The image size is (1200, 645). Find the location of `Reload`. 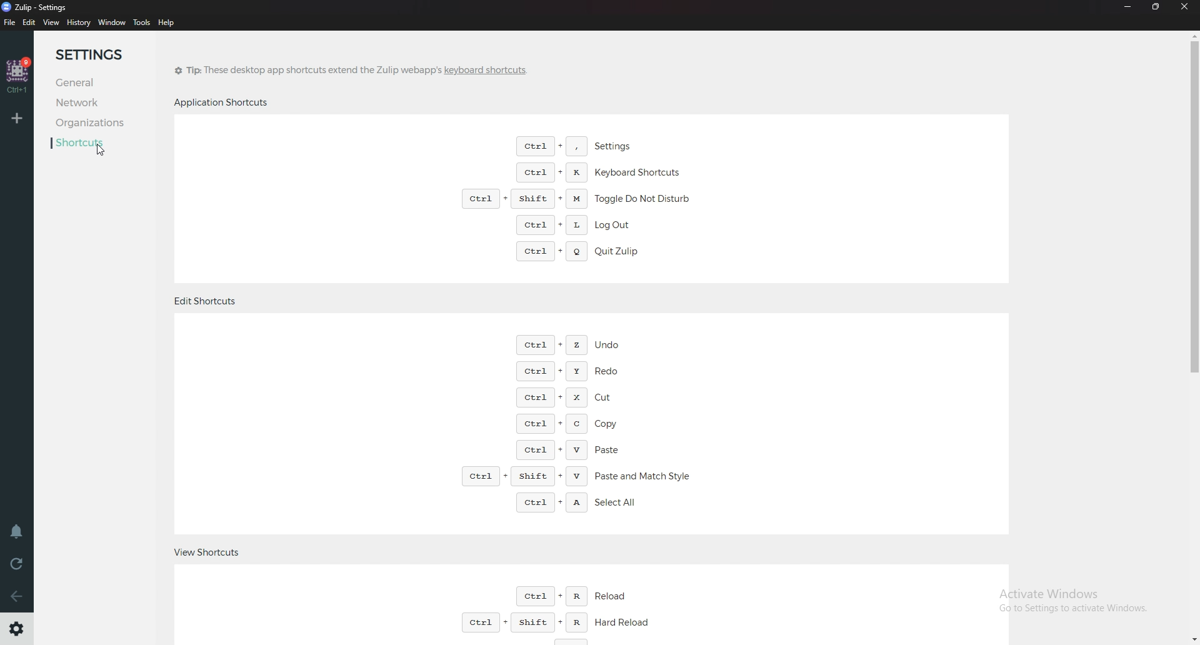

Reload is located at coordinates (14, 565).